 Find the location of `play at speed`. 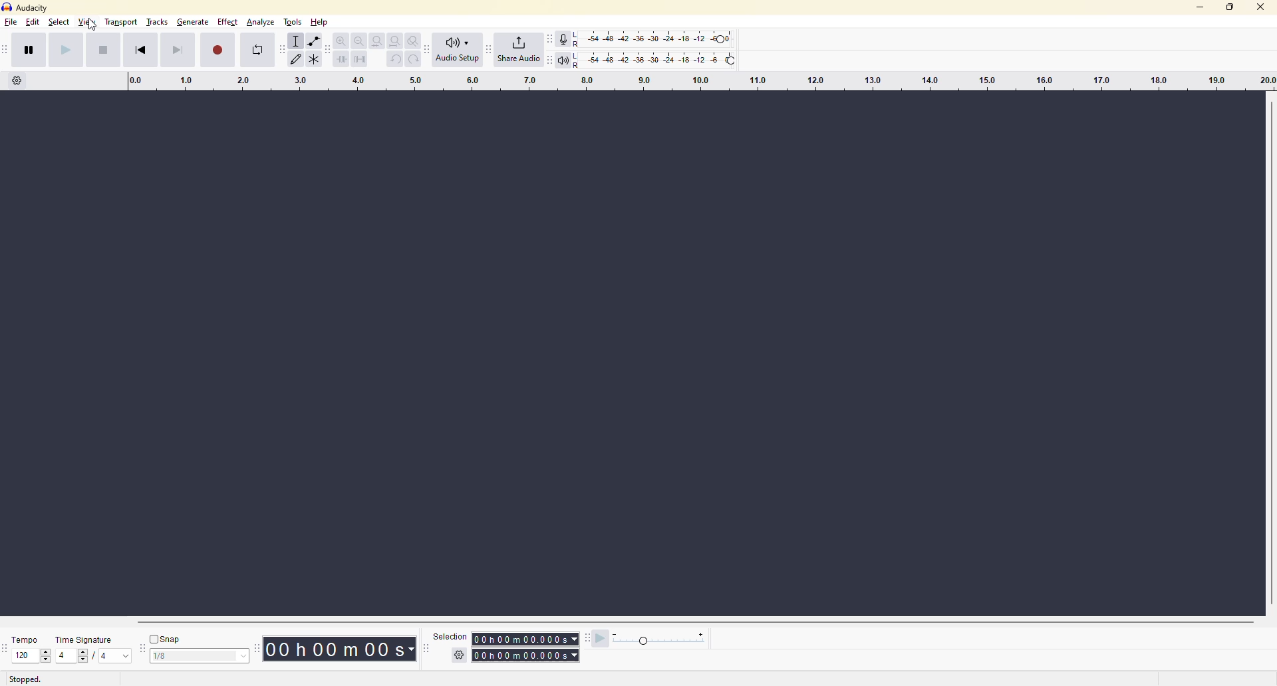

play at speed is located at coordinates (595, 637).